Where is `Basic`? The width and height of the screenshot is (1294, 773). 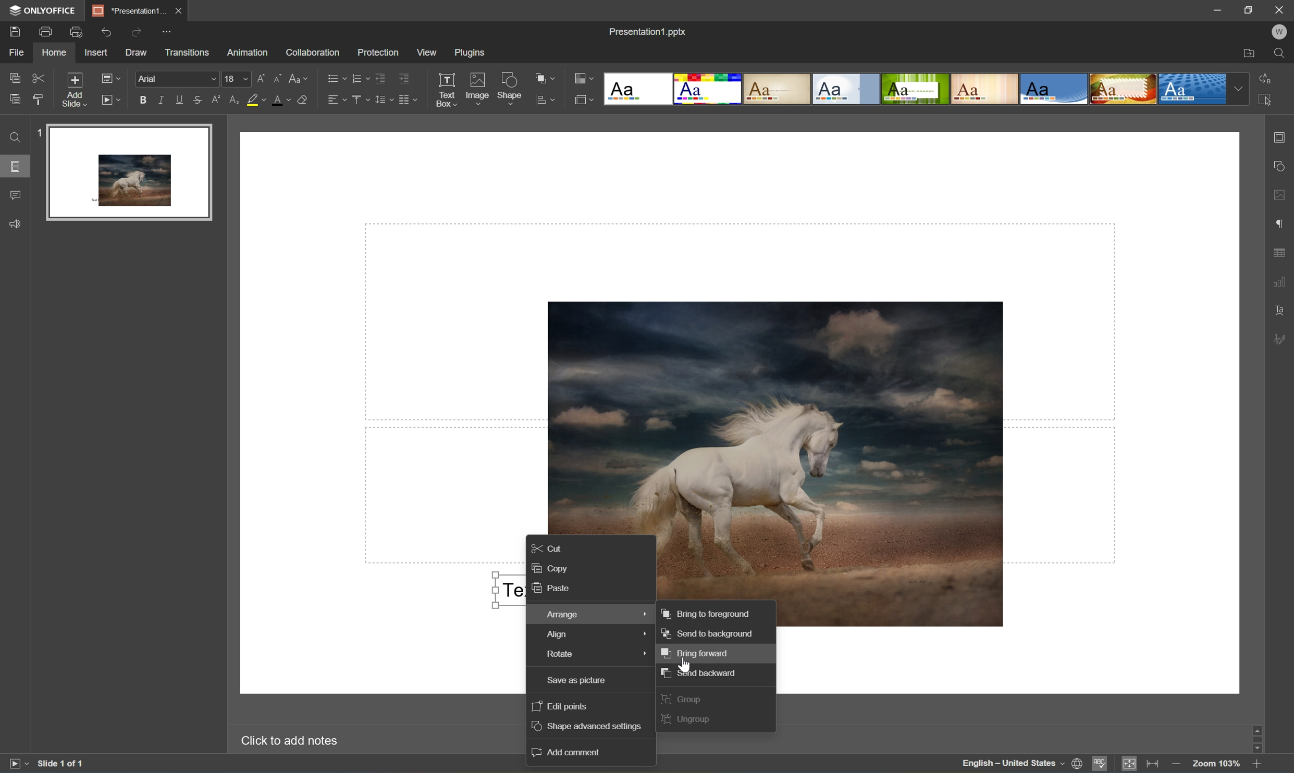 Basic is located at coordinates (710, 89).